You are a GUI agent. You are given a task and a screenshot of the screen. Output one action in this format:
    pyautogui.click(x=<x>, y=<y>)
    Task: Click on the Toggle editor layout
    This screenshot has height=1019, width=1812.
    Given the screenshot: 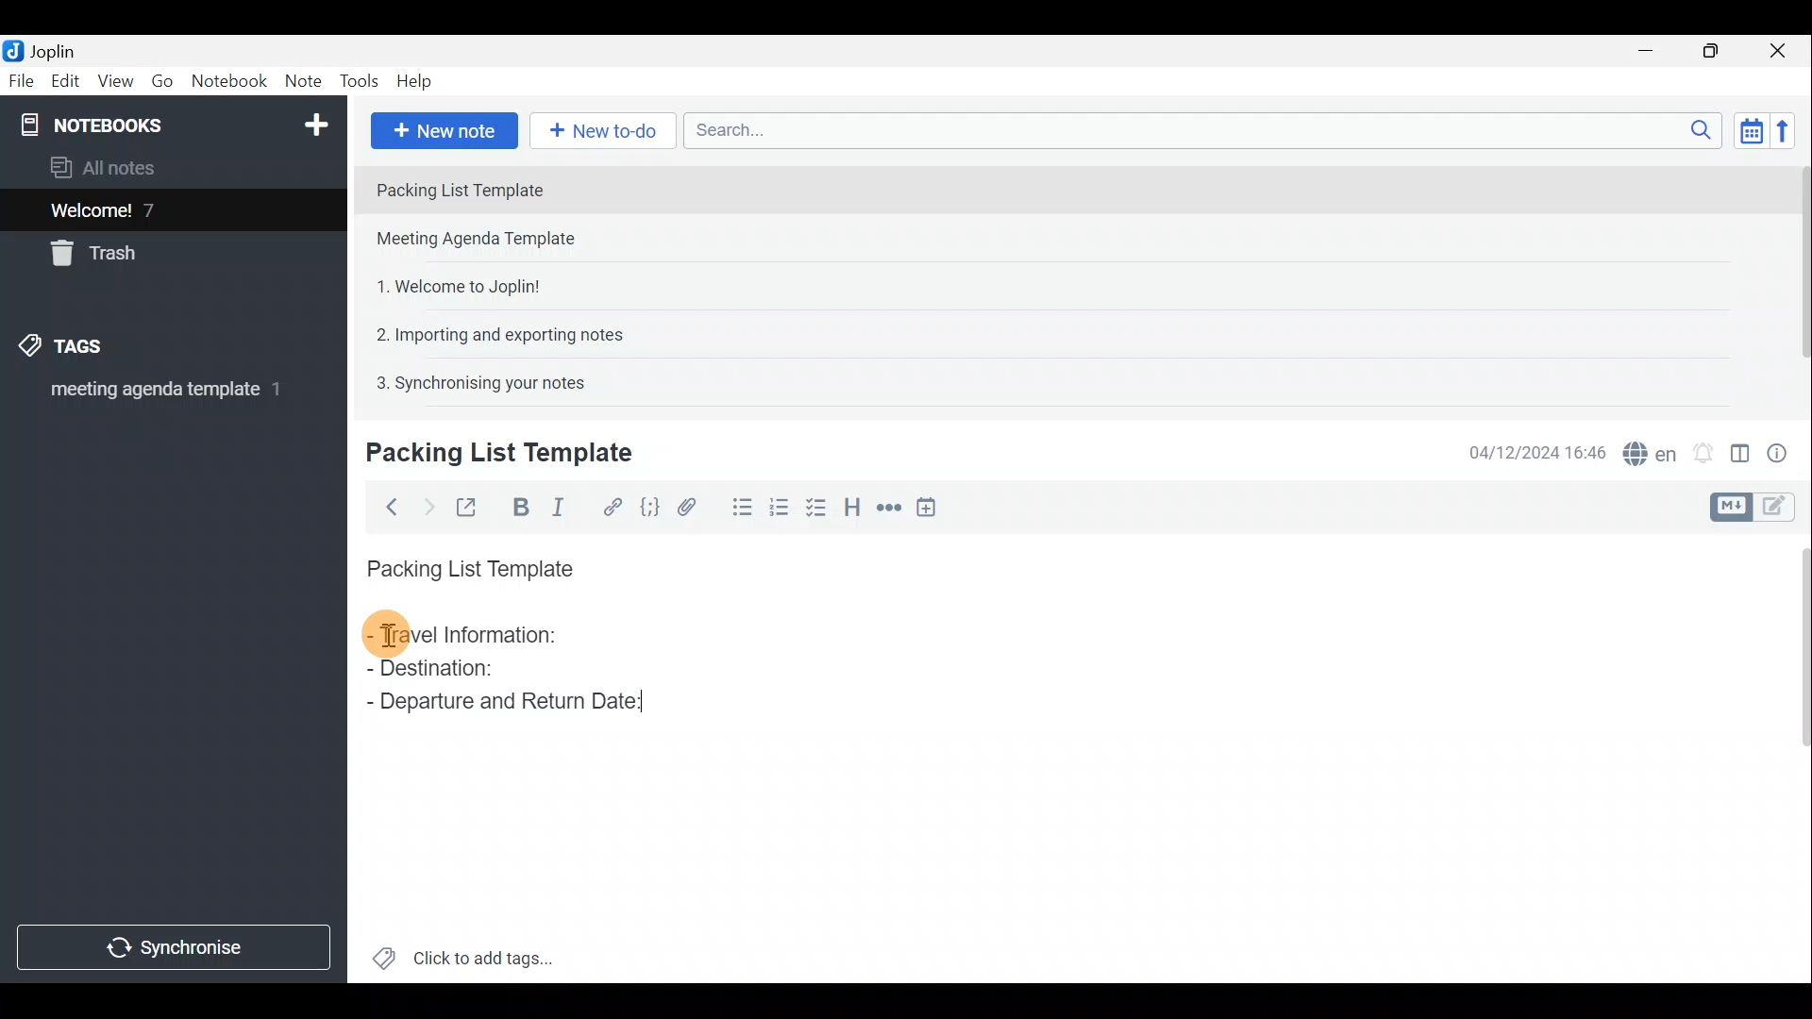 What is the action you would take?
    pyautogui.click(x=1739, y=447)
    